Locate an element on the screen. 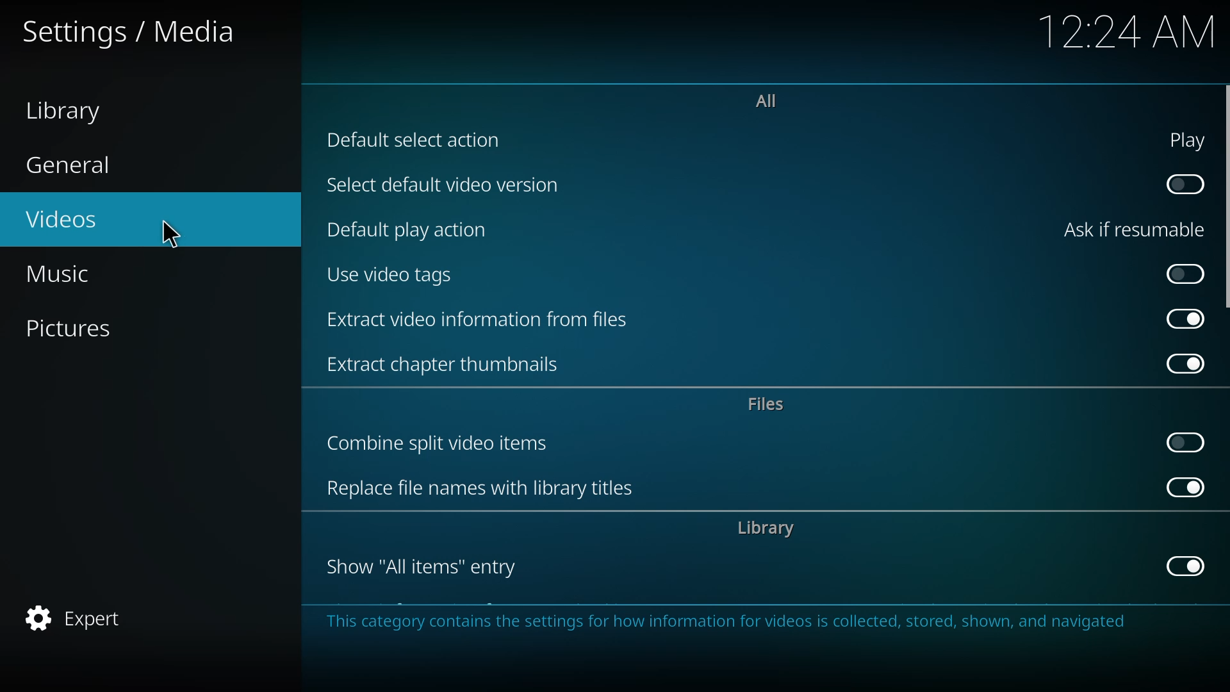 Image resolution: width=1230 pixels, height=692 pixels. show all items entry is located at coordinates (421, 568).